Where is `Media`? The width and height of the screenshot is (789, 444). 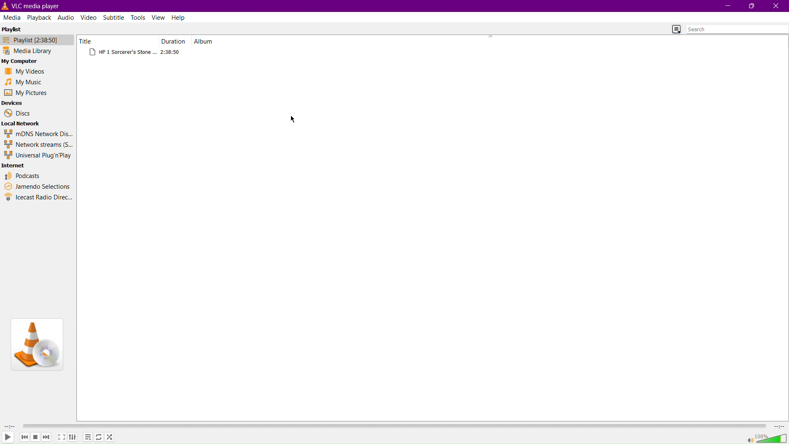 Media is located at coordinates (12, 17).